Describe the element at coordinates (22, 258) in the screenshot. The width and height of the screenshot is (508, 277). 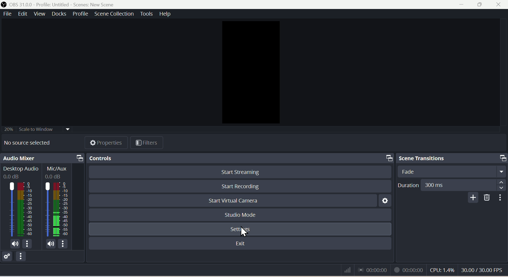
I see `Options` at that location.